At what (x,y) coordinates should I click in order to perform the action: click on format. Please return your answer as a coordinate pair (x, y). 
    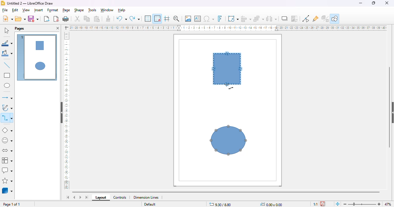
    Looking at the image, I should click on (53, 10).